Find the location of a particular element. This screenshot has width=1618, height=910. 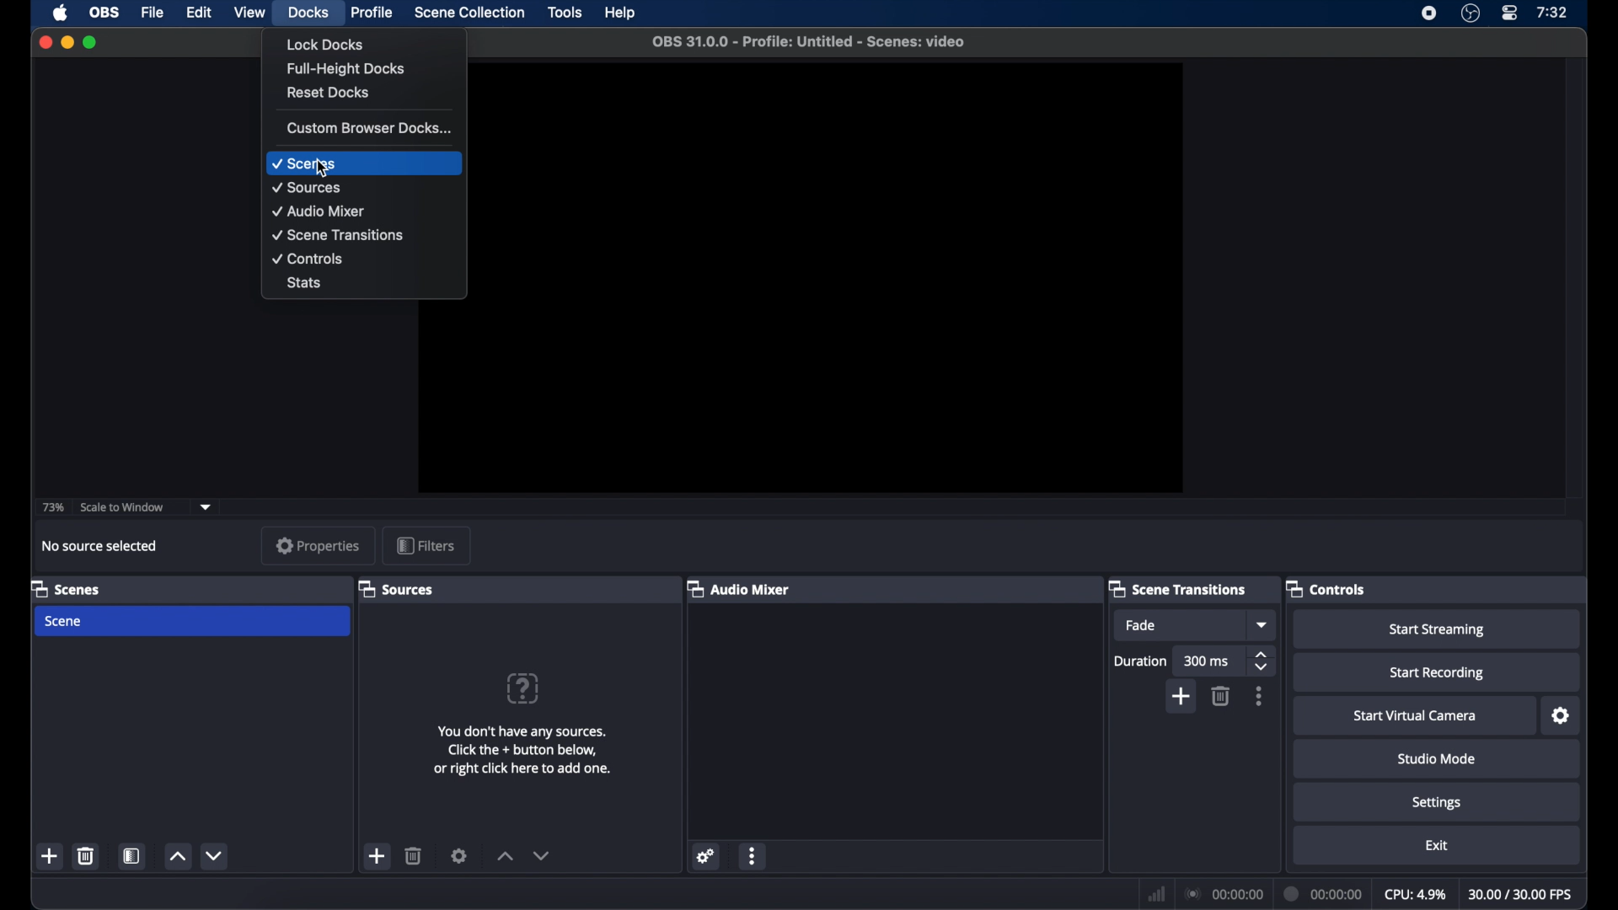

scenes is located at coordinates (305, 164).